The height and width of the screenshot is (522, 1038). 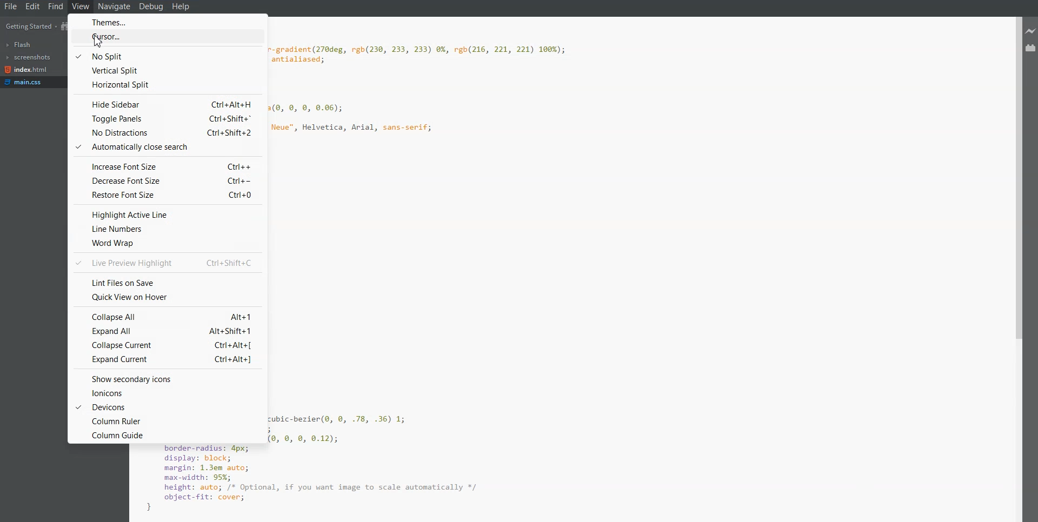 What do you see at coordinates (167, 316) in the screenshot?
I see `Collapse All` at bounding box center [167, 316].